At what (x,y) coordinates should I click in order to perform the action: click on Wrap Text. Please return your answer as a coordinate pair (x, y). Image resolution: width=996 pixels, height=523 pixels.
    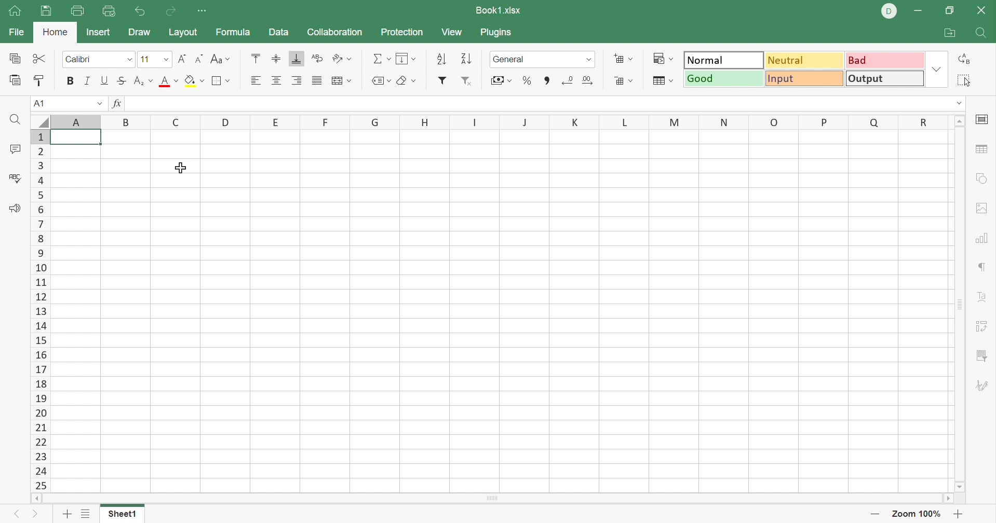
    Looking at the image, I should click on (316, 59).